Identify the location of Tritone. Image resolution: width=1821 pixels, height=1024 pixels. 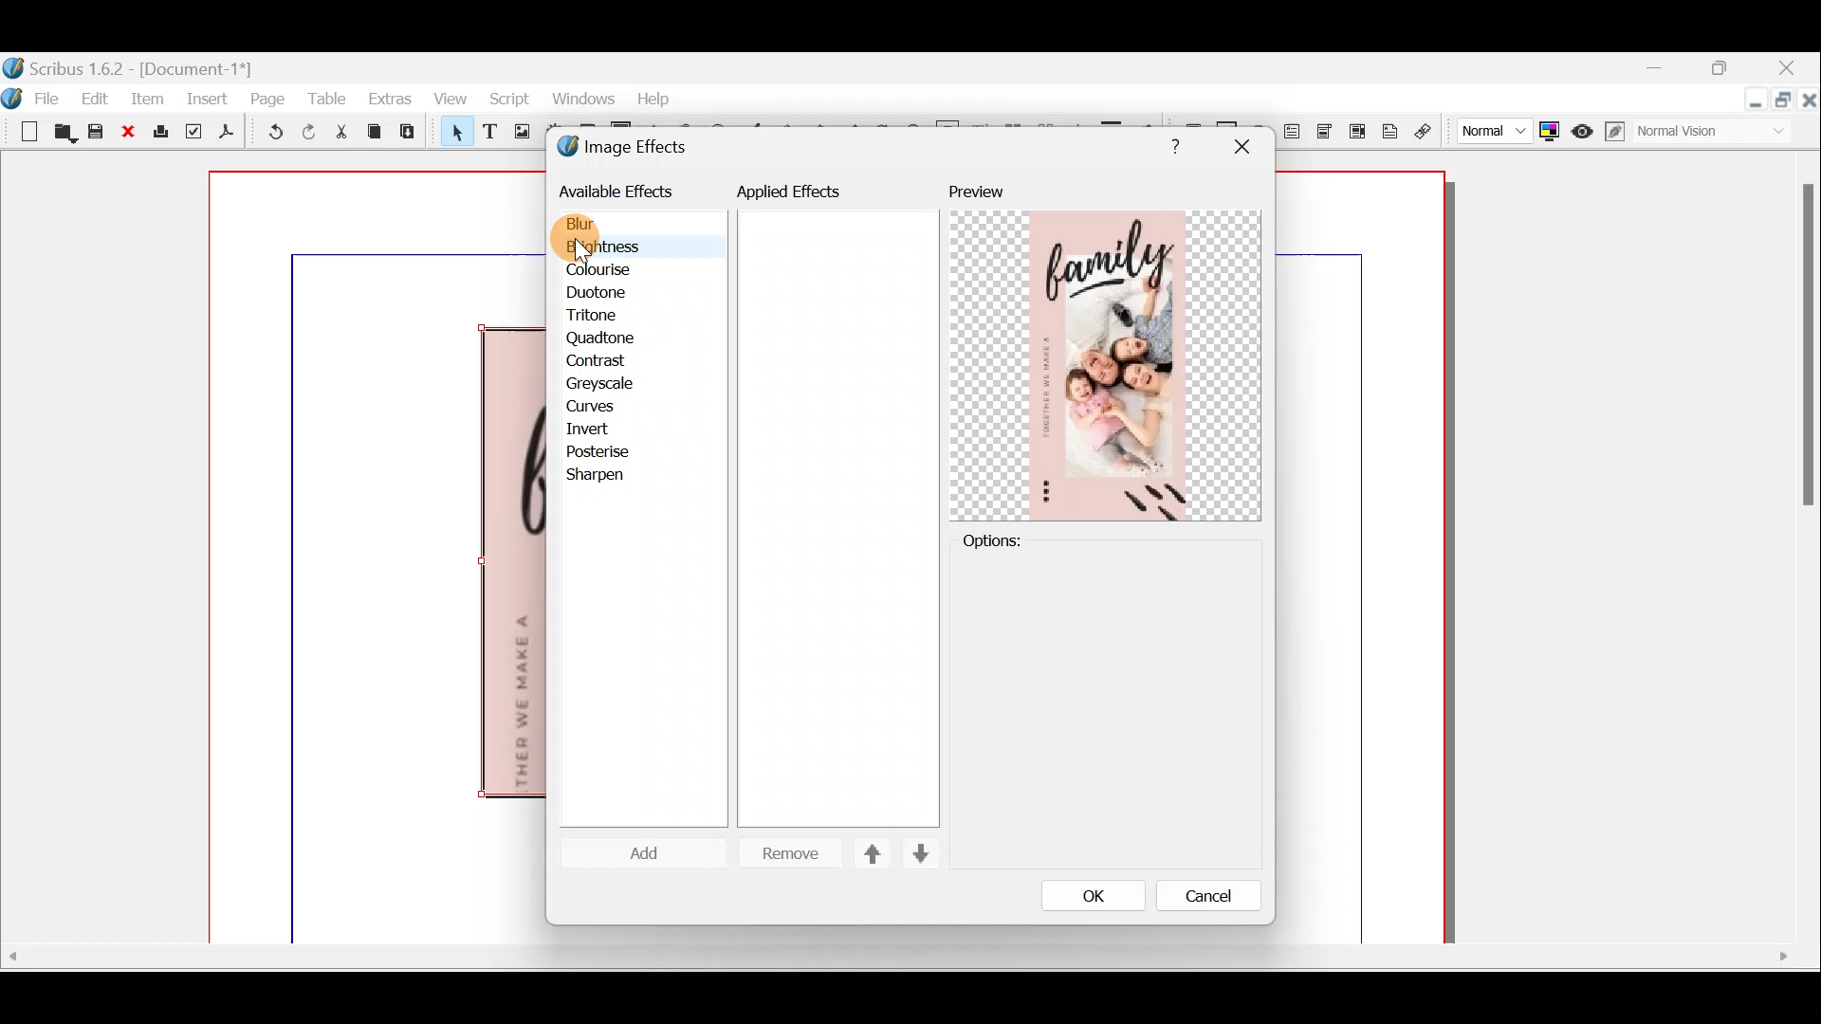
(600, 318).